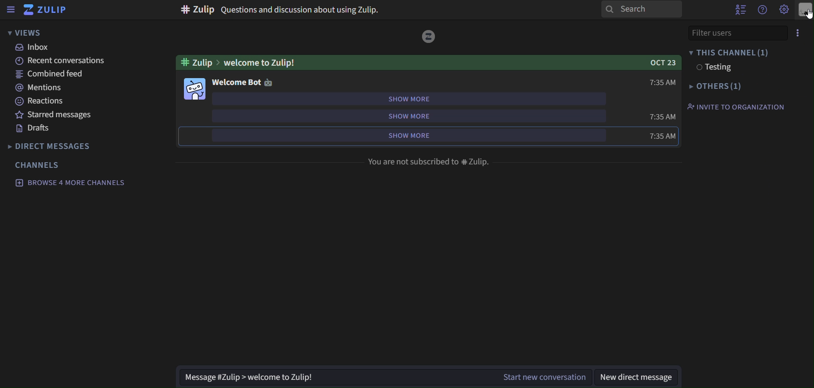 The height and width of the screenshot is (388, 814). I want to click on direct messages, so click(52, 145).